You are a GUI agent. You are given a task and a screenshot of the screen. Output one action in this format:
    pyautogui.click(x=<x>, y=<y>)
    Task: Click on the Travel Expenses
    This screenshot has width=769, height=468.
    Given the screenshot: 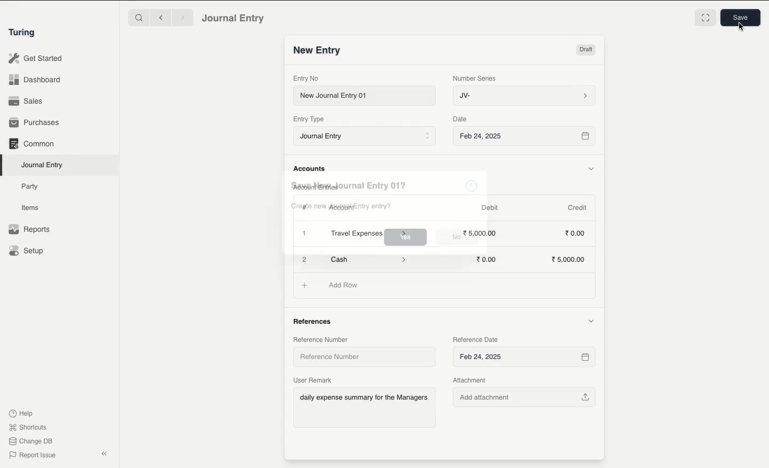 What is the action you would take?
    pyautogui.click(x=370, y=235)
    